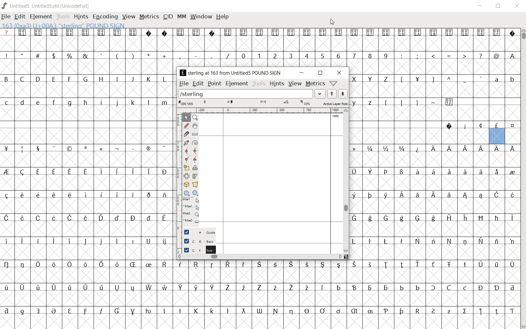  What do you see at coordinates (70, 148) in the screenshot?
I see `Symbol` at bounding box center [70, 148].